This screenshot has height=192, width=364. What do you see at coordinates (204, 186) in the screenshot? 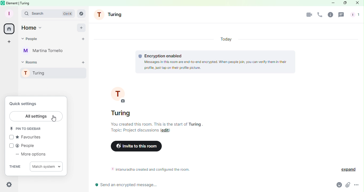
I see `Write message` at bounding box center [204, 186].